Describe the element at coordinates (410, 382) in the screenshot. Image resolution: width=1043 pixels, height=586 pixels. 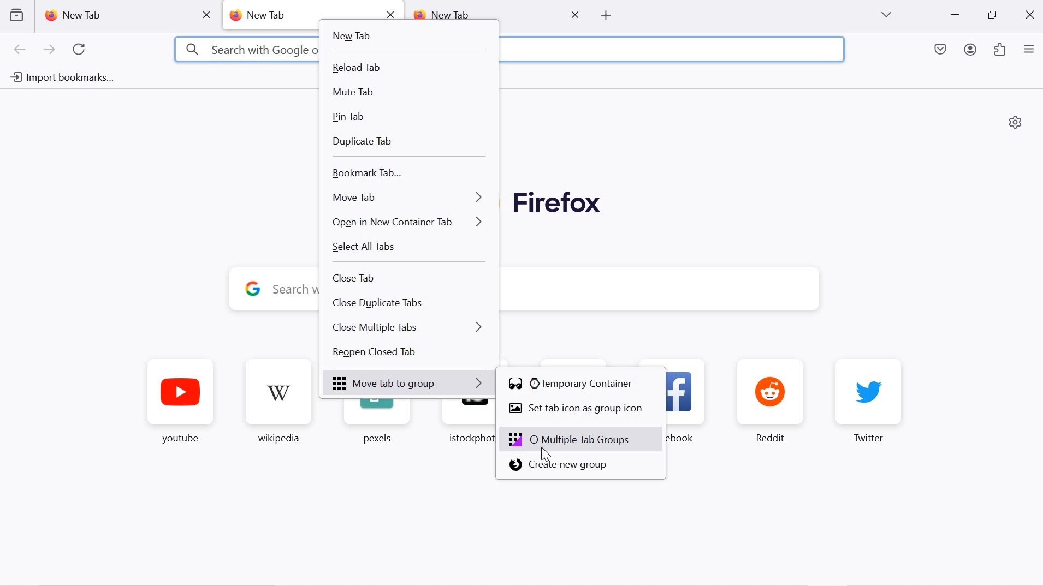
I see `Move tab to group` at that location.